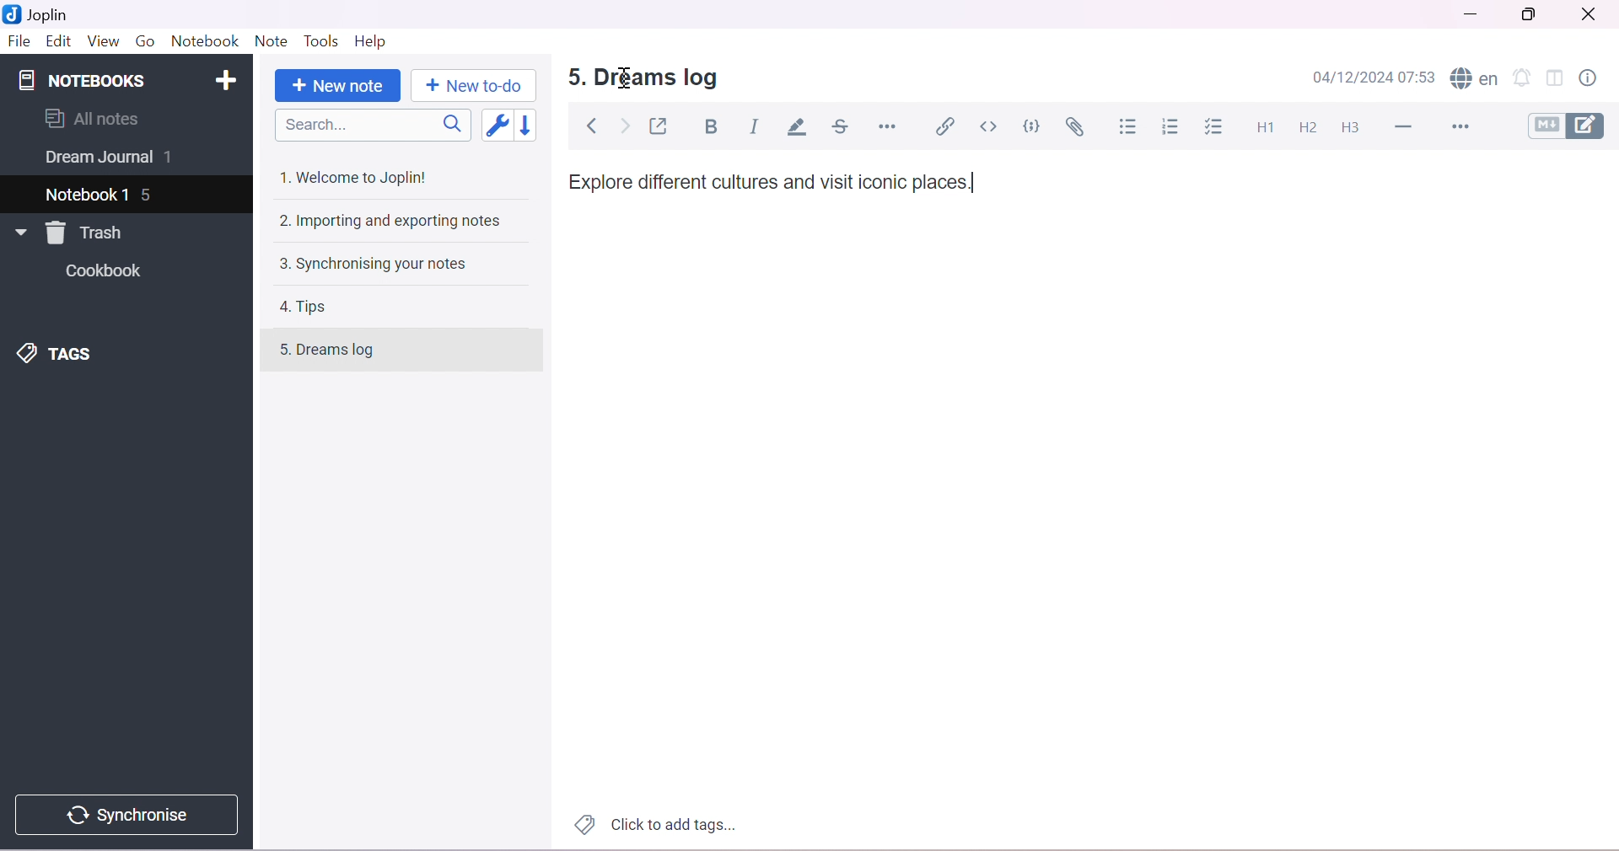 Image resolution: width=1619 pixels, height=851 pixels. I want to click on Cookbook, so click(108, 273).